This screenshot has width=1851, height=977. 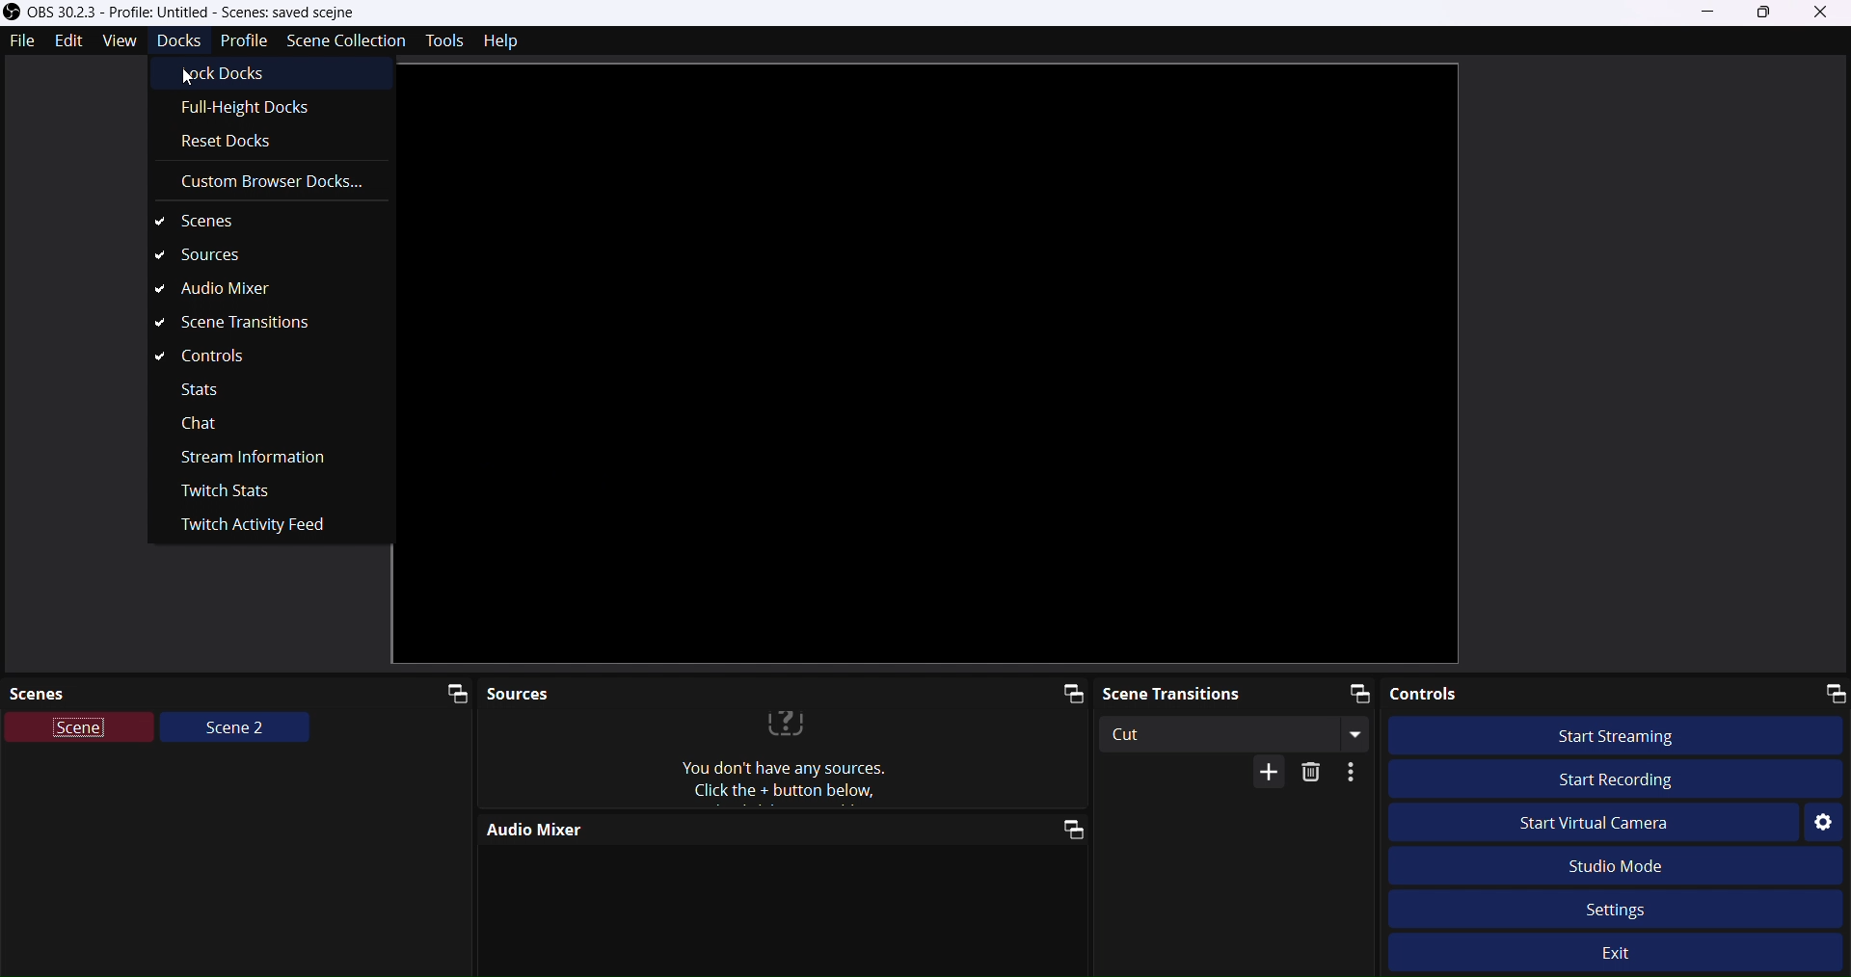 What do you see at coordinates (270, 181) in the screenshot?
I see `Custom Browser docks` at bounding box center [270, 181].